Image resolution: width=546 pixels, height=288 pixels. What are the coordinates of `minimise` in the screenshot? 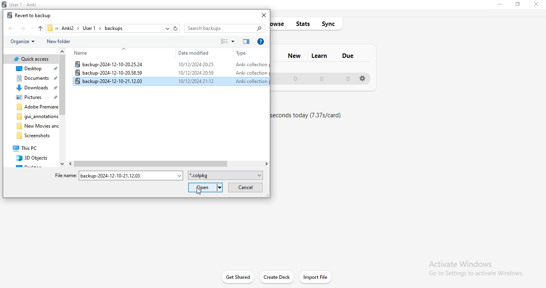 It's located at (499, 5).